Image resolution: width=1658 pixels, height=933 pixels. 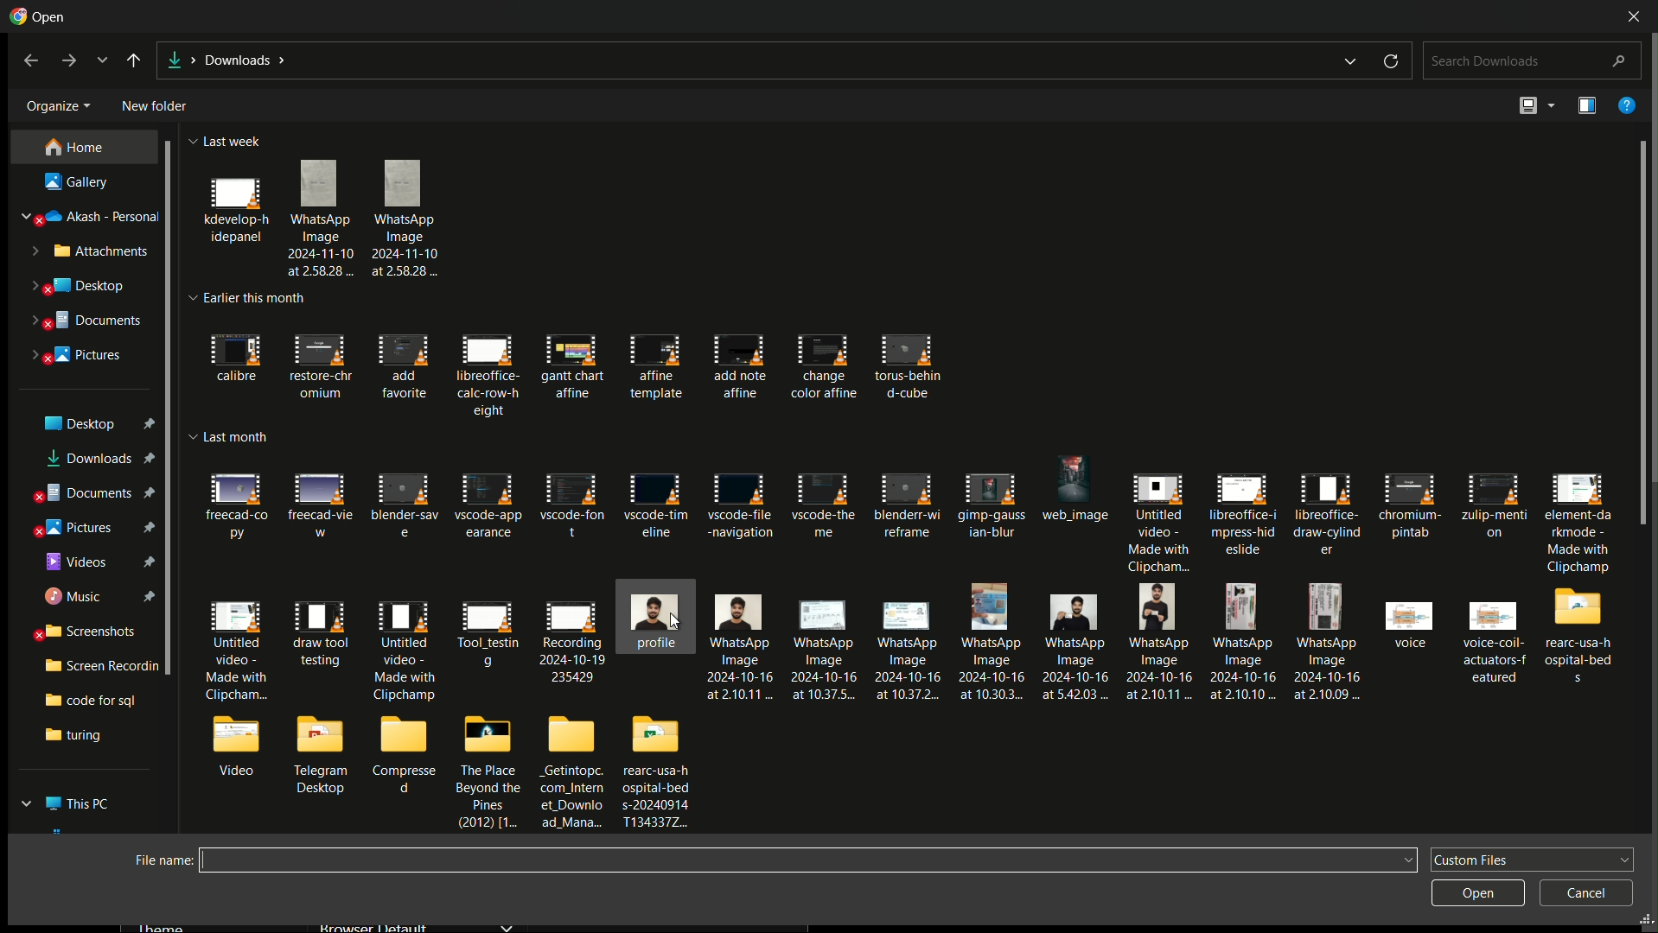 What do you see at coordinates (97, 425) in the screenshot?
I see `desktop` at bounding box center [97, 425].